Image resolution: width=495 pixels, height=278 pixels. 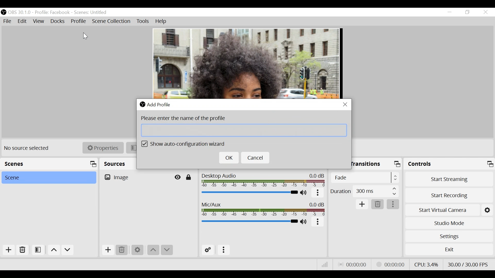 What do you see at coordinates (345, 105) in the screenshot?
I see `Close` at bounding box center [345, 105].